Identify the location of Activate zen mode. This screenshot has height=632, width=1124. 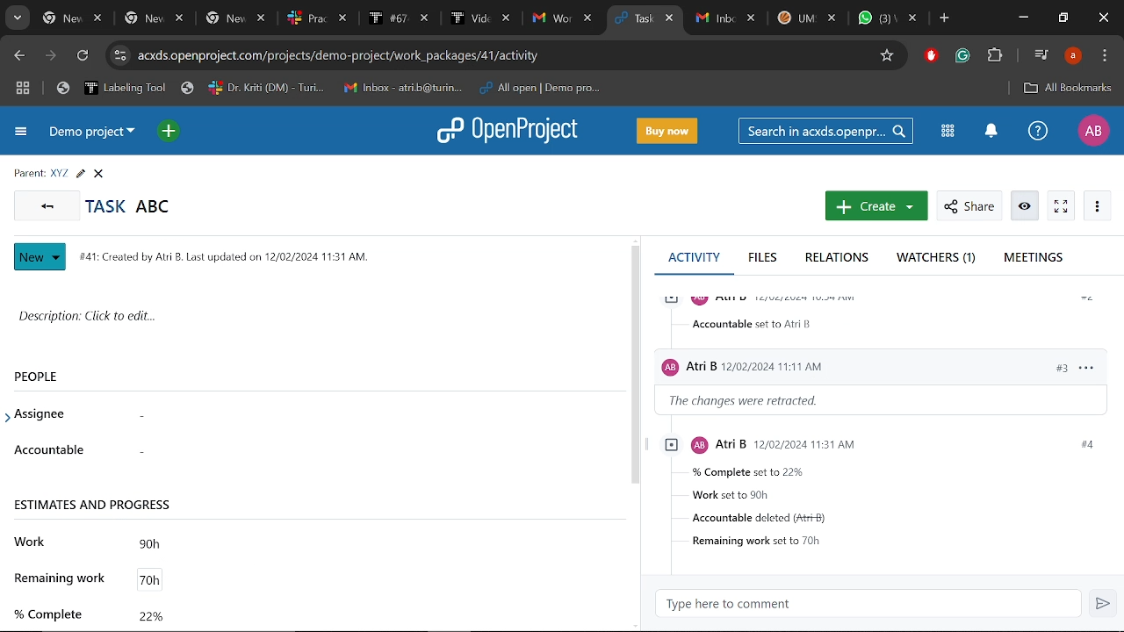
(1061, 206).